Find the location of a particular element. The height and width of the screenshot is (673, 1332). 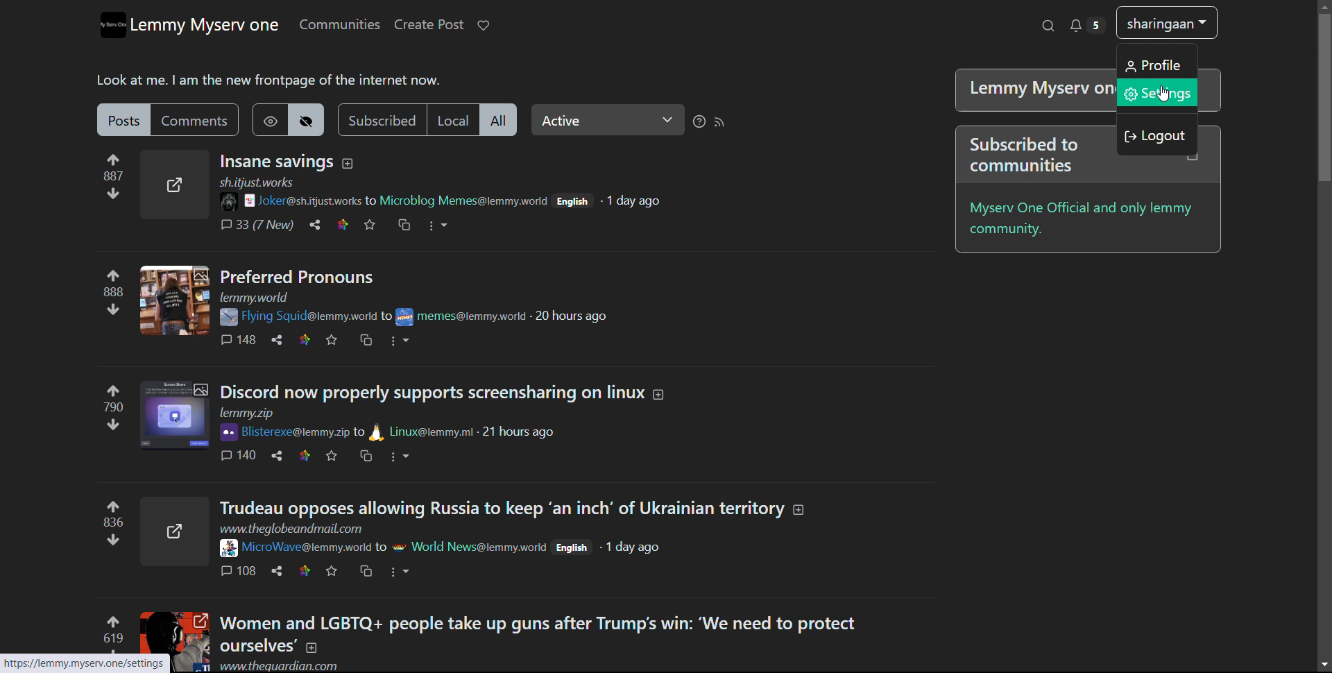

scroll down is located at coordinates (1324, 665).